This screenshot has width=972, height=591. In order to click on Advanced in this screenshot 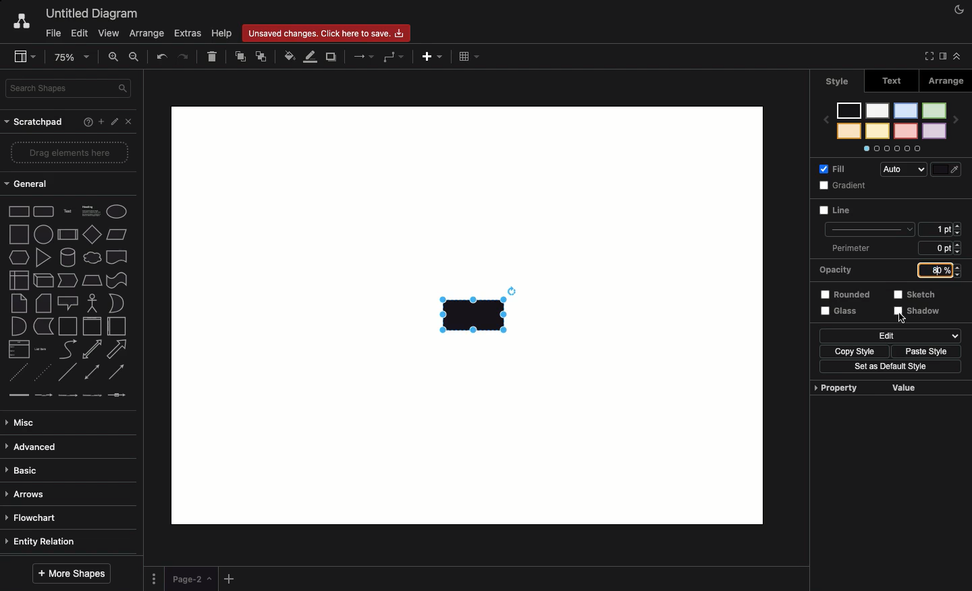, I will do `click(38, 447)`.